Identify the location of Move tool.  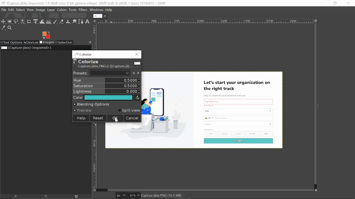
(3, 22).